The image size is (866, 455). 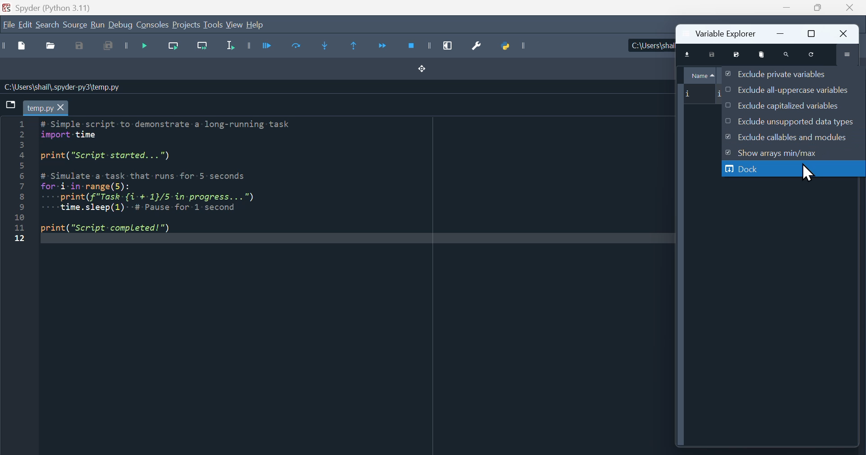 What do you see at coordinates (67, 7) in the screenshot?
I see `Spyder` at bounding box center [67, 7].